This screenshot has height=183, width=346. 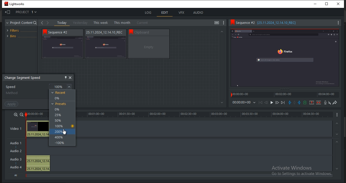 What do you see at coordinates (12, 104) in the screenshot?
I see `apply` at bounding box center [12, 104].